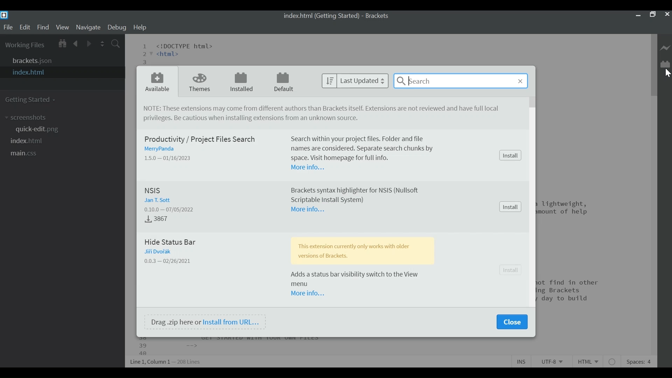 Image resolution: width=672 pixels, height=378 pixels. I want to click on Manage Extension, so click(665, 64).